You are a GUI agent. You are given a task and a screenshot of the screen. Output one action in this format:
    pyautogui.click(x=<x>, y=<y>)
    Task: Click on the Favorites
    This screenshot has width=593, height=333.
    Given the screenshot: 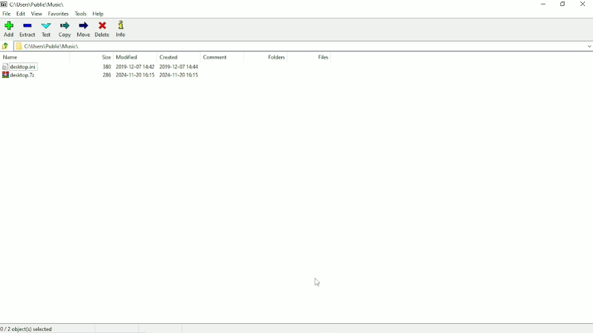 What is the action you would take?
    pyautogui.click(x=59, y=14)
    